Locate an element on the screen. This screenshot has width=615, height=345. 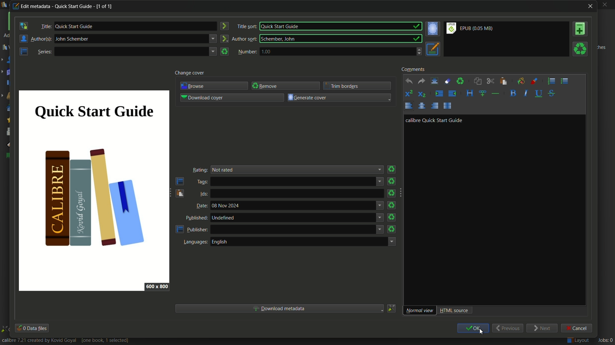
style the selected text block is located at coordinates (469, 94).